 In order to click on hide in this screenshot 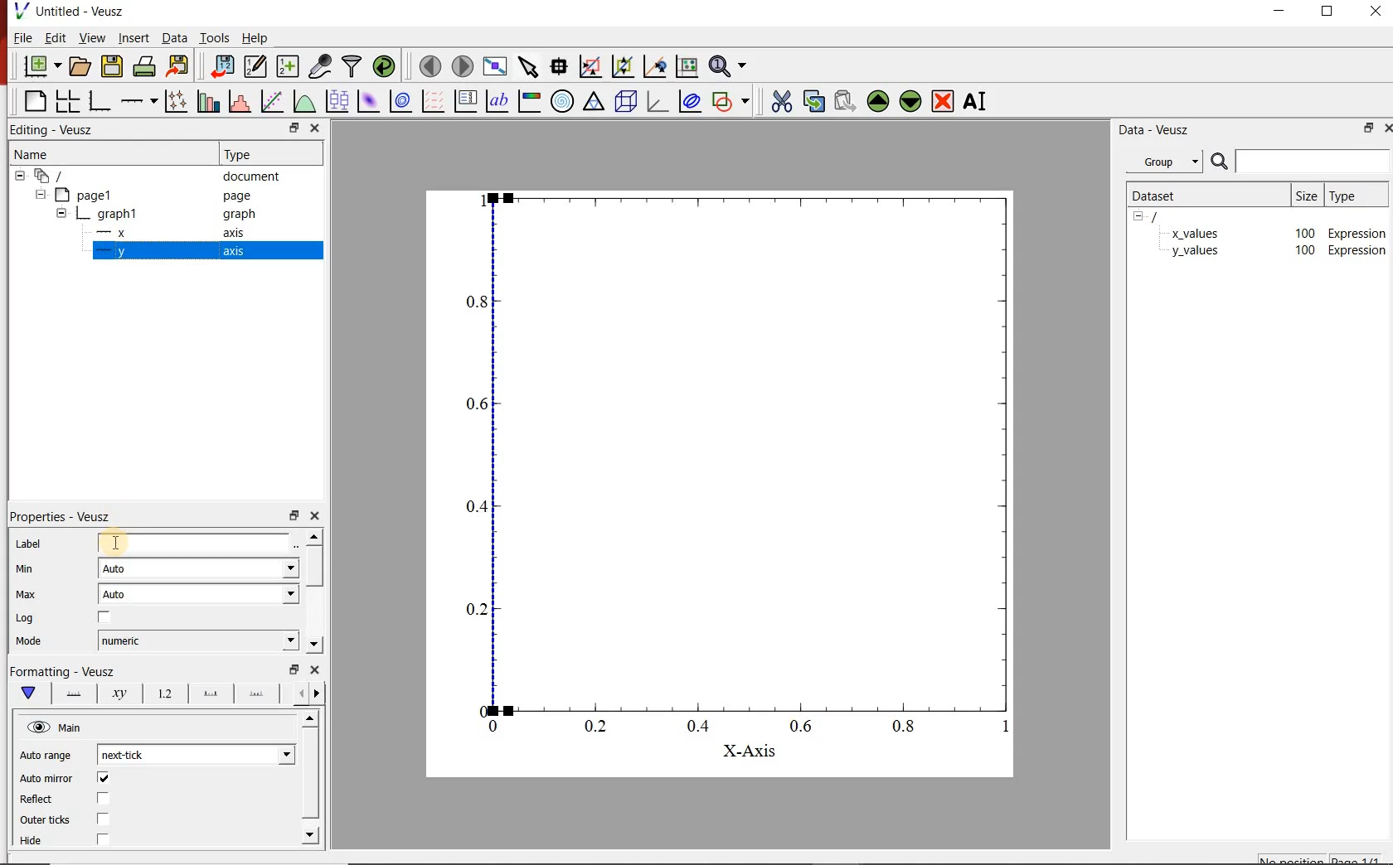, I will do `click(20, 176)`.